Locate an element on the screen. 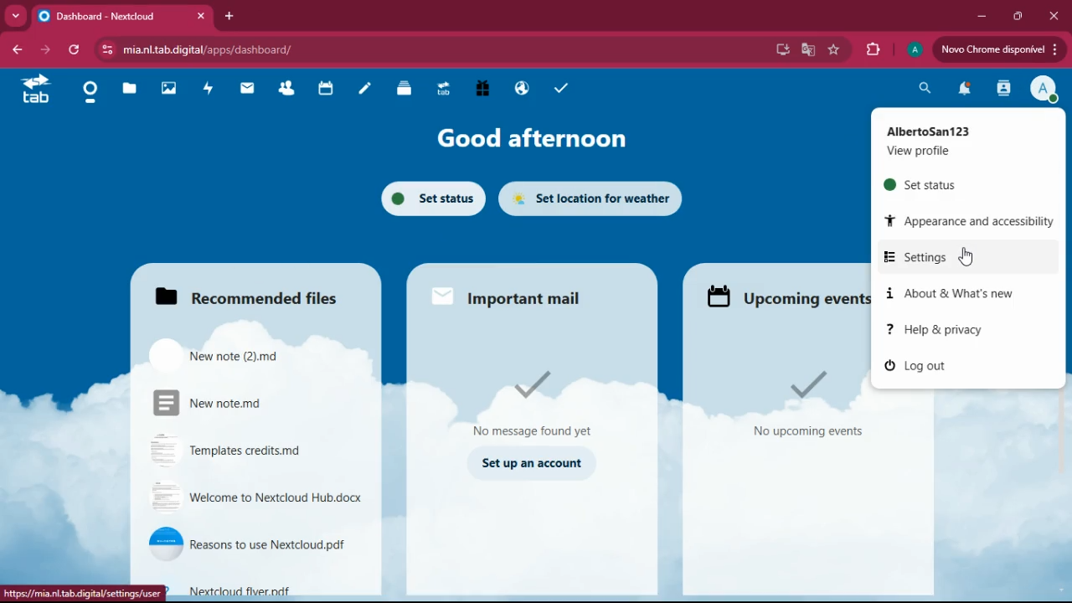 The image size is (1072, 603). good afternoon is located at coordinates (531, 138).